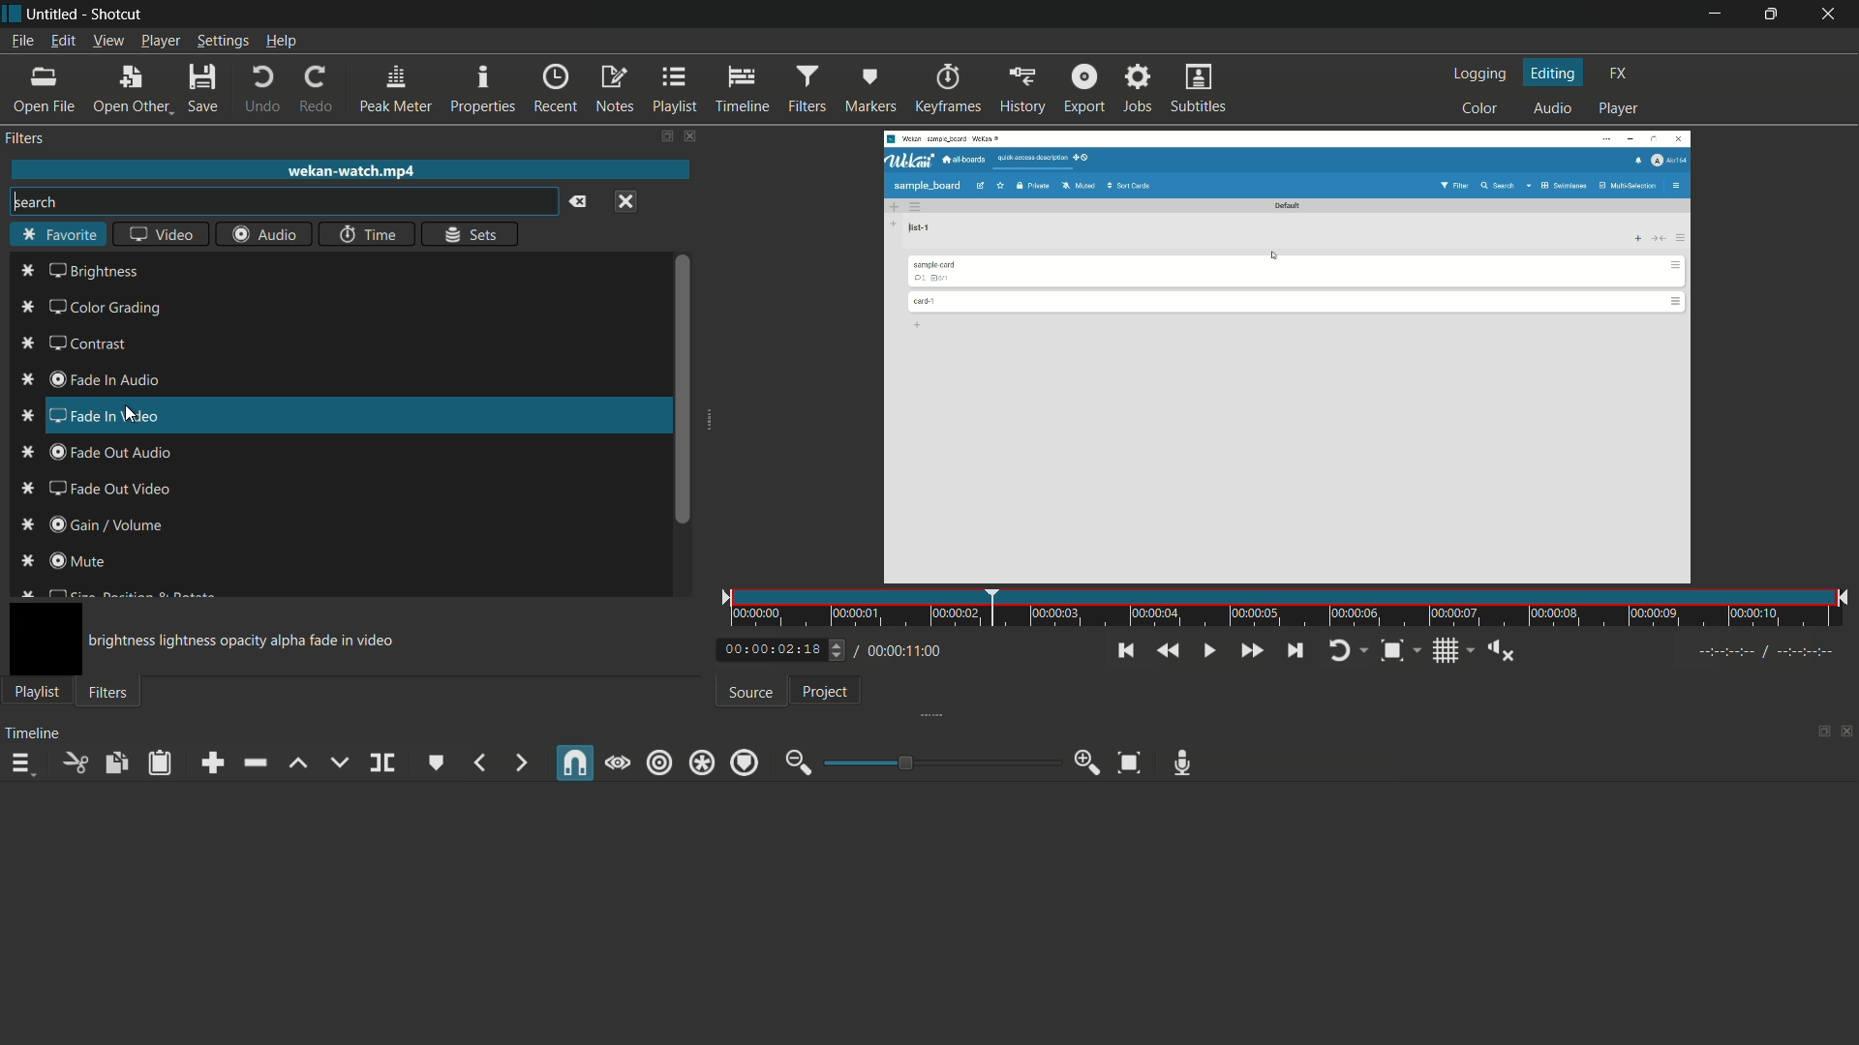  What do you see at coordinates (338, 761) in the screenshot?
I see `overwrite` at bounding box center [338, 761].